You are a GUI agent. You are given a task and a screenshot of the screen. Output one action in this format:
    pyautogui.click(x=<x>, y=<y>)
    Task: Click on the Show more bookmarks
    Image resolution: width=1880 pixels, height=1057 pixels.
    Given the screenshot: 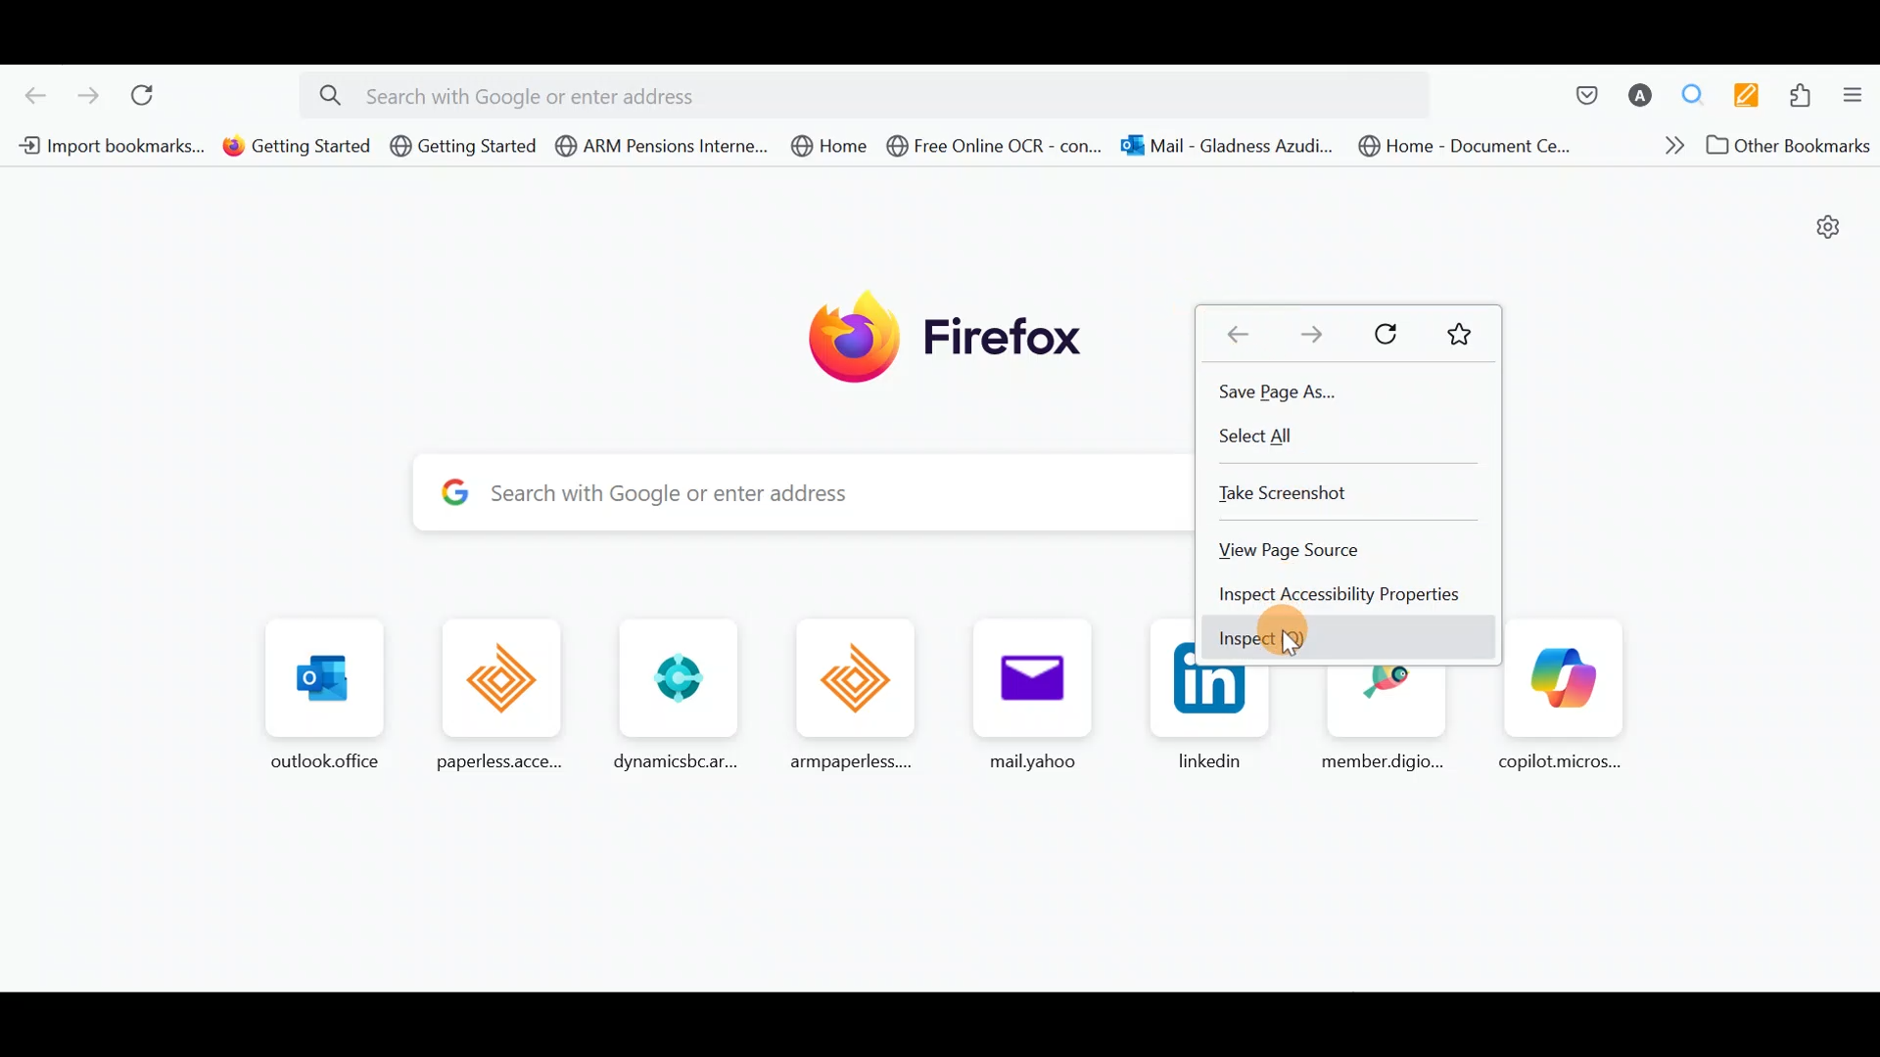 What is the action you would take?
    pyautogui.click(x=1668, y=150)
    